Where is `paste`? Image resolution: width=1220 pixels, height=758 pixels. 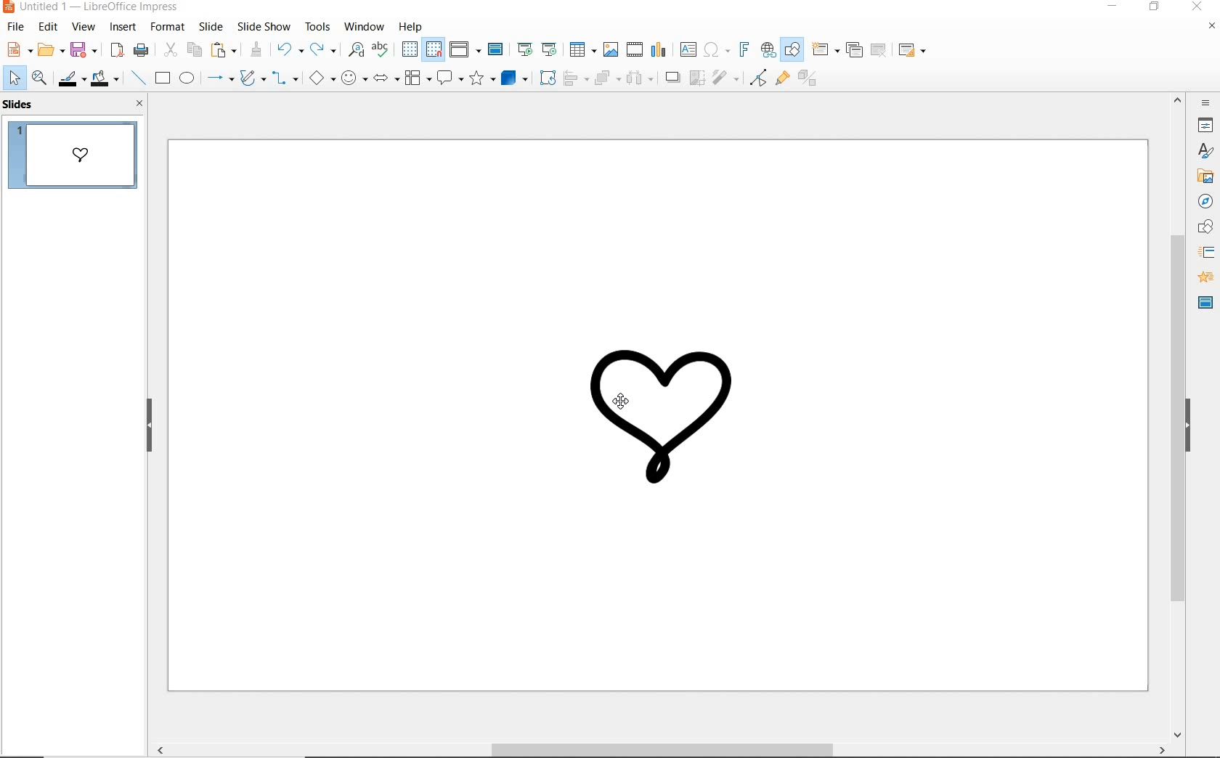 paste is located at coordinates (222, 51).